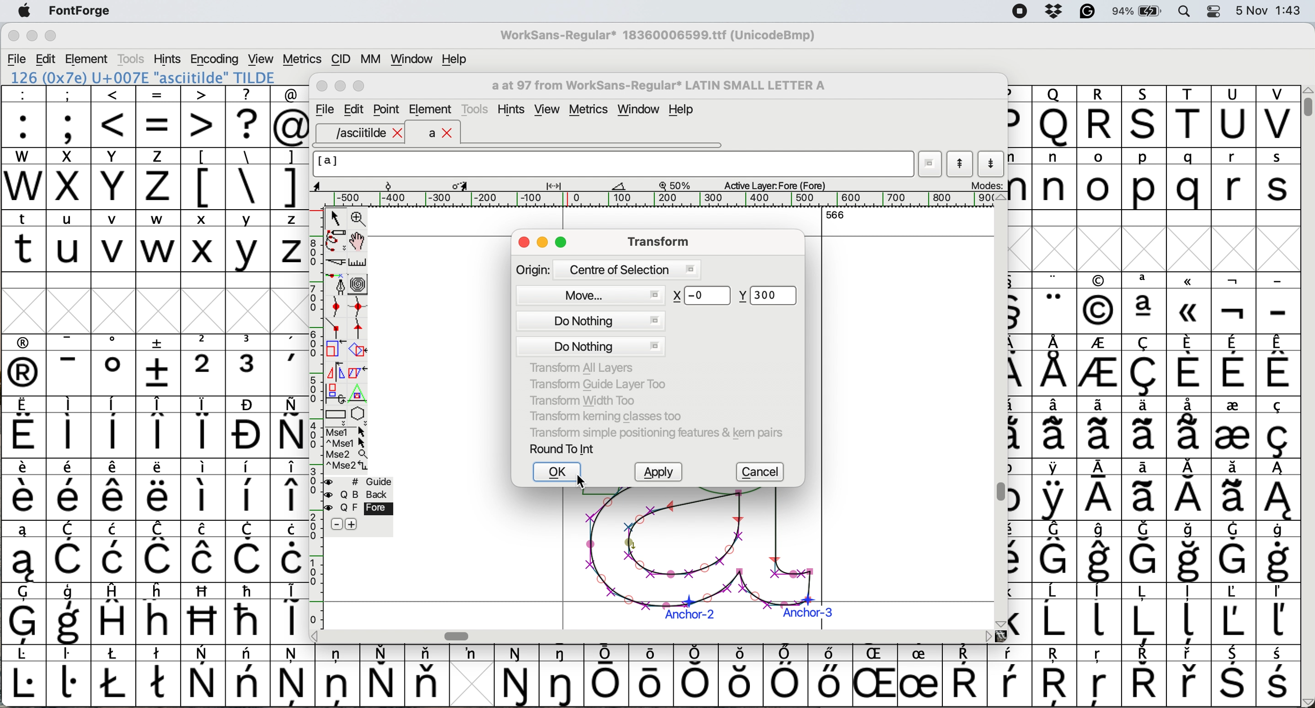 This screenshot has width=1315, height=708. What do you see at coordinates (336, 216) in the screenshot?
I see `select` at bounding box center [336, 216].